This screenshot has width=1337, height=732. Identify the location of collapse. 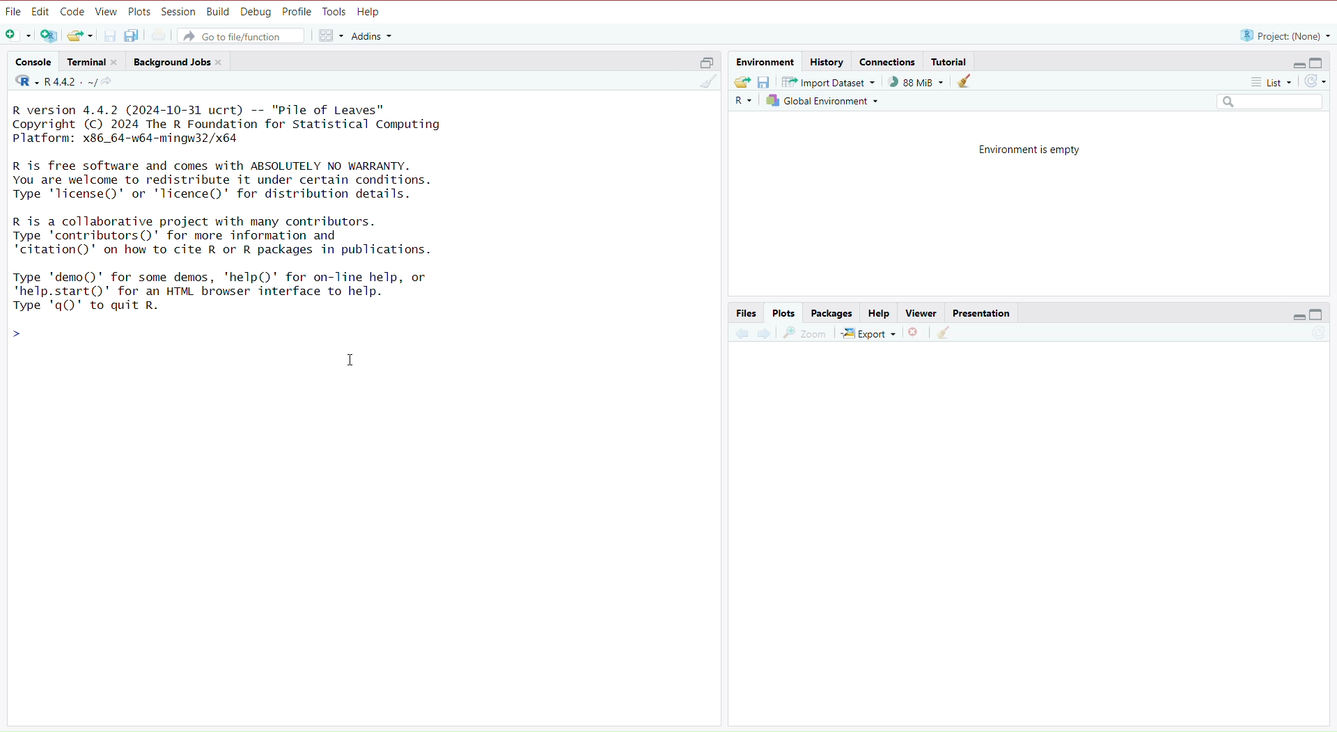
(1320, 63).